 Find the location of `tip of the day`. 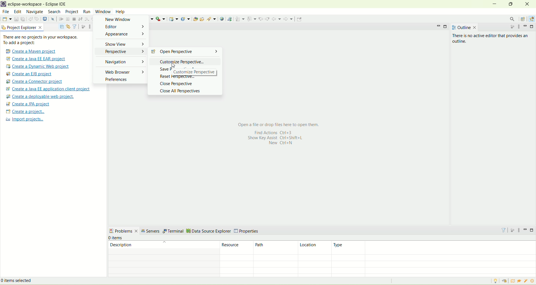

tip of the day is located at coordinates (495, 281).